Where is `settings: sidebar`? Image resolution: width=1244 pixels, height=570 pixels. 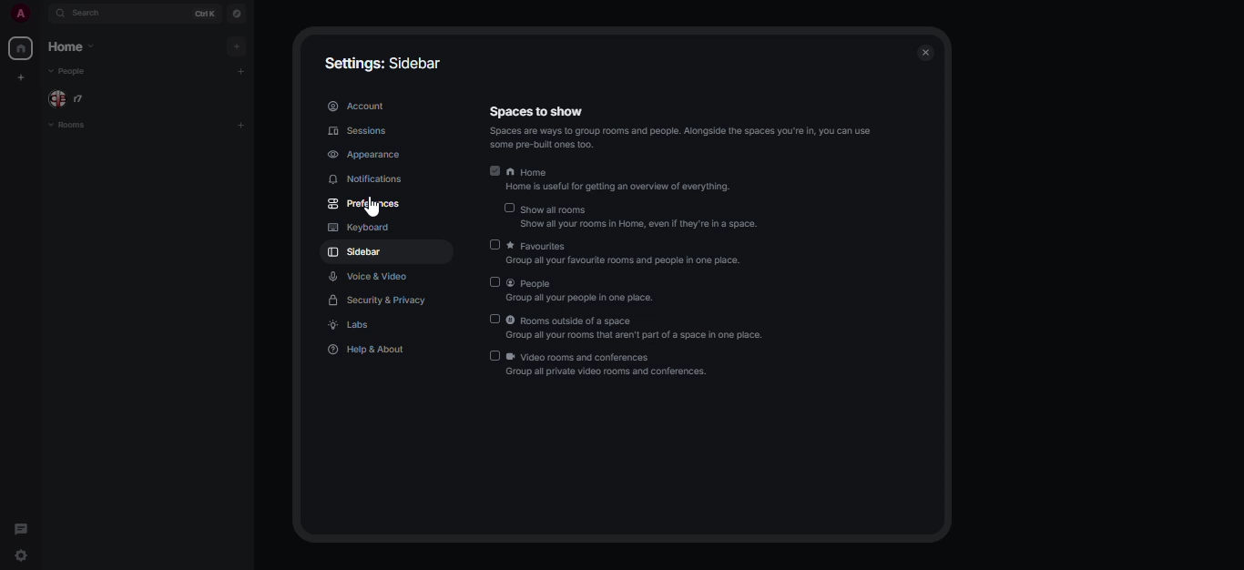 settings: sidebar is located at coordinates (384, 62).